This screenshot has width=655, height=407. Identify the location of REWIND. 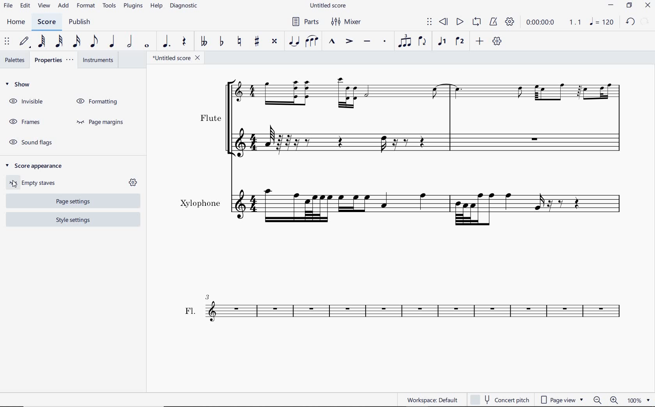
(443, 22).